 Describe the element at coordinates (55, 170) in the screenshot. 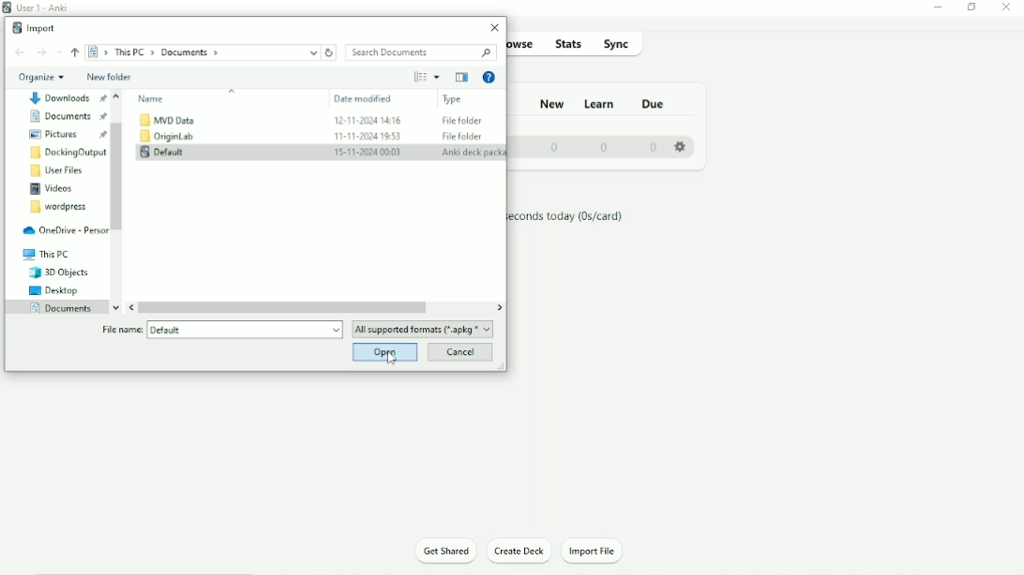

I see `User Files` at that location.